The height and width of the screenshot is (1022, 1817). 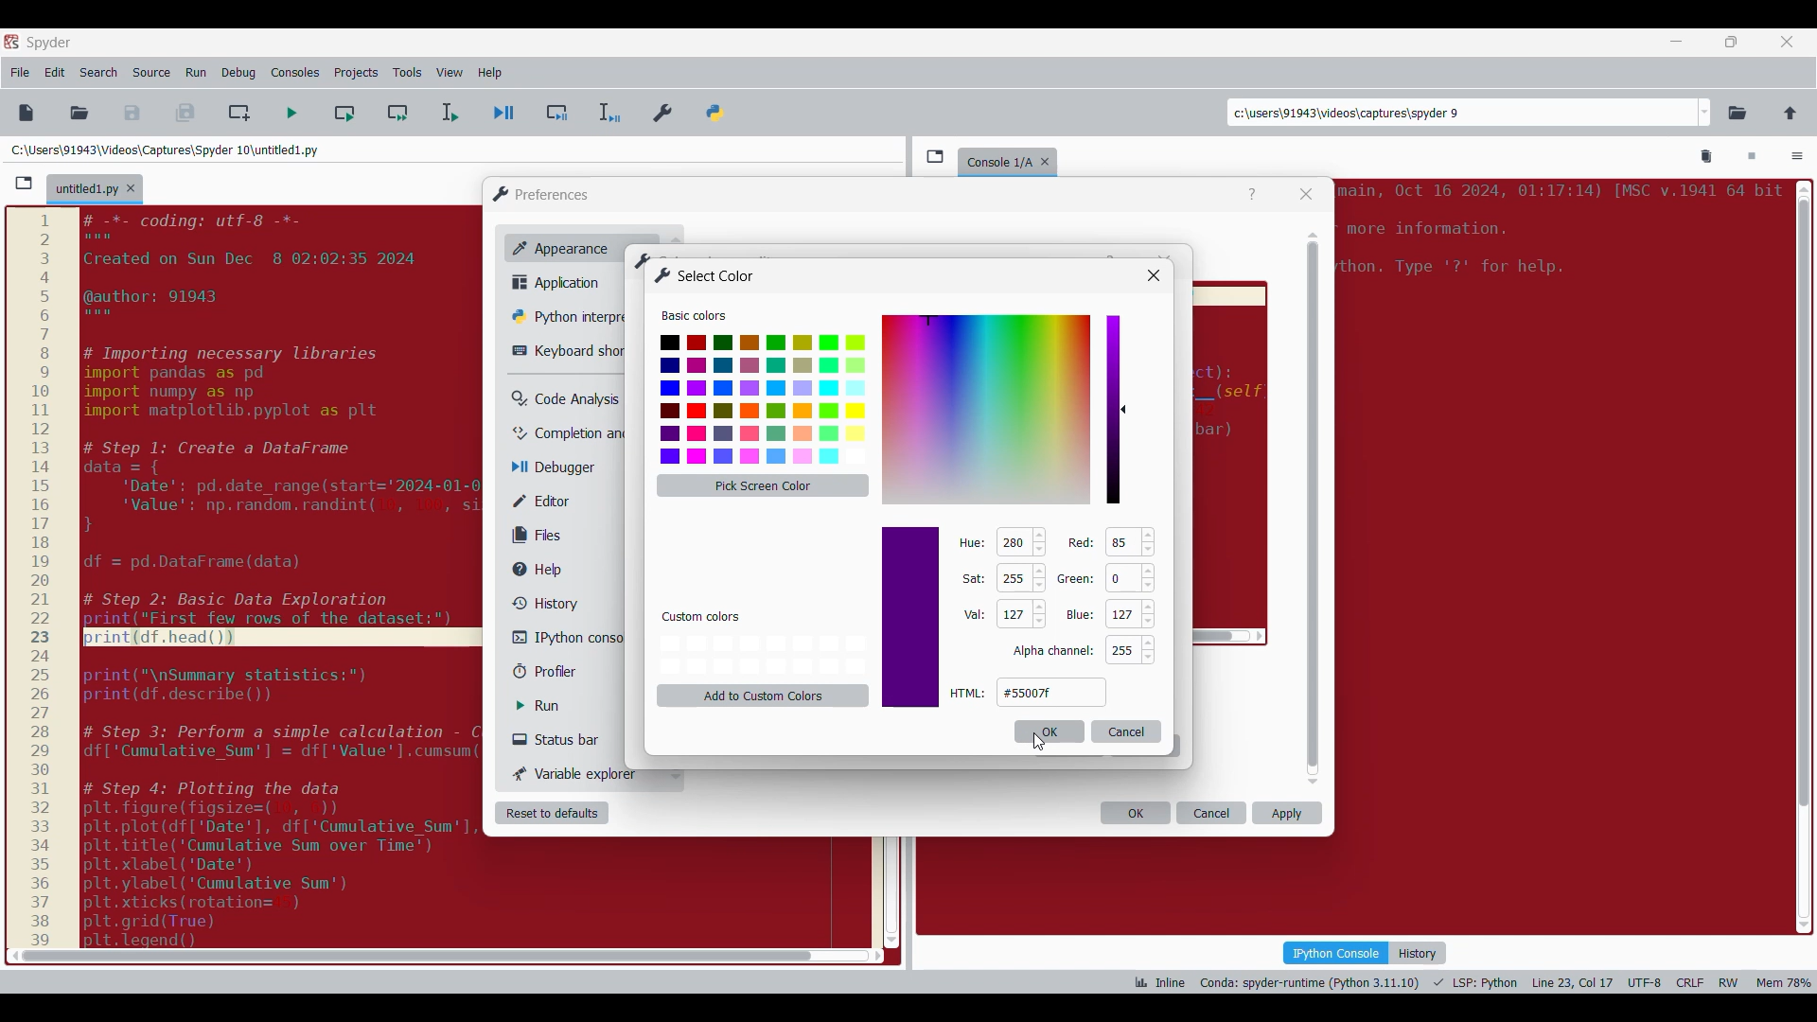 I want to click on Create new cell at current line, so click(x=239, y=113).